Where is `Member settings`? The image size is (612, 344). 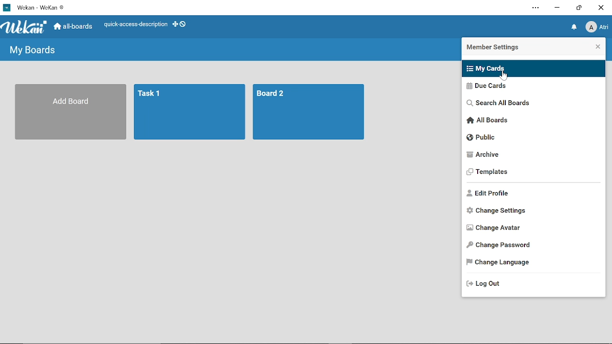
Member settings is located at coordinates (508, 48).